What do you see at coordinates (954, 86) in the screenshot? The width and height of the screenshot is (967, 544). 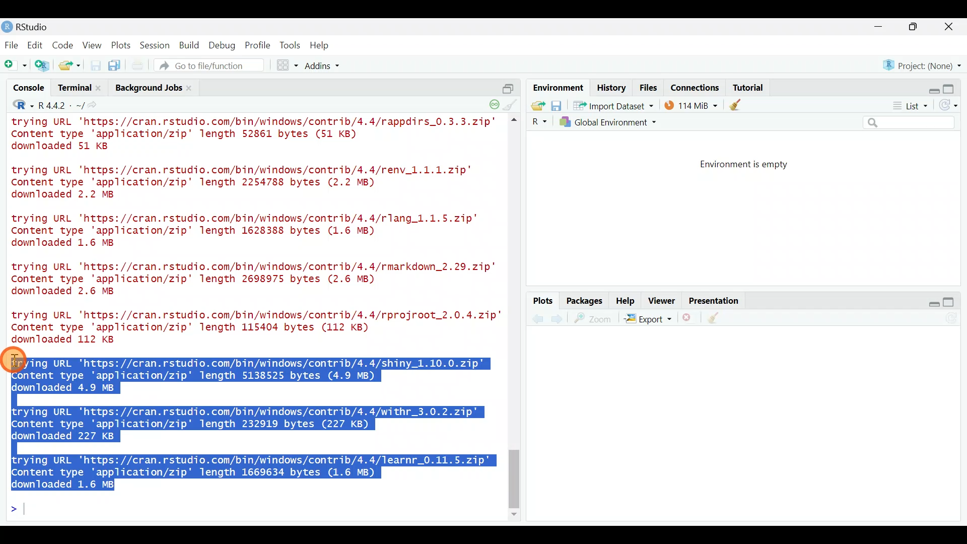 I see `Maximize` at bounding box center [954, 86].